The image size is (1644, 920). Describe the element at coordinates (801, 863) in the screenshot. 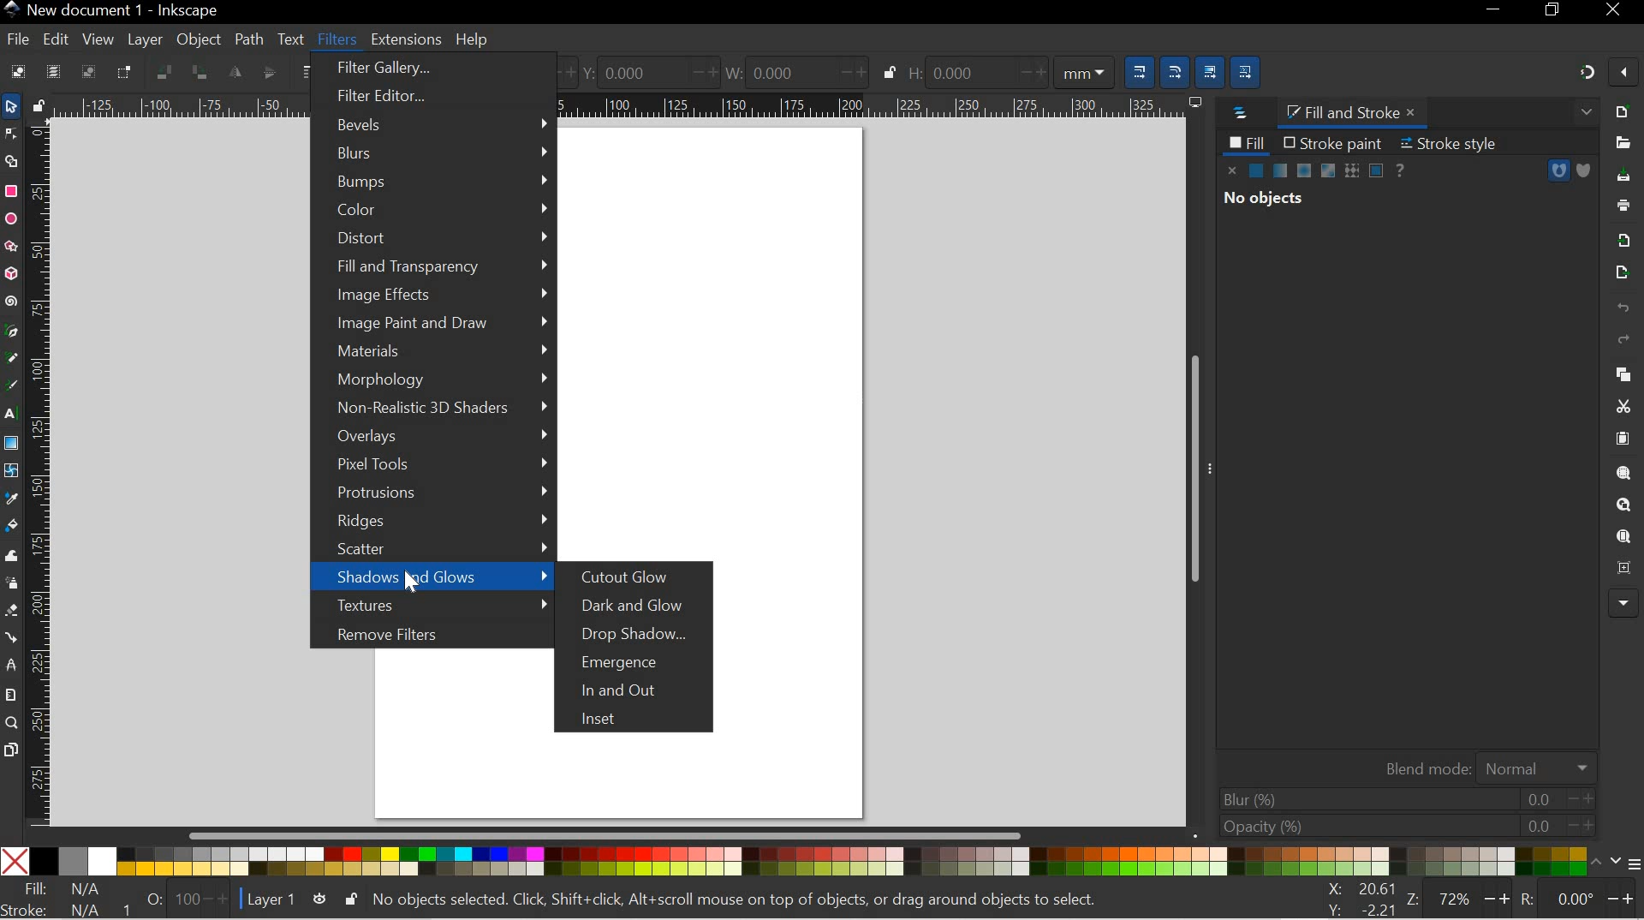

I see `COLOR` at that location.